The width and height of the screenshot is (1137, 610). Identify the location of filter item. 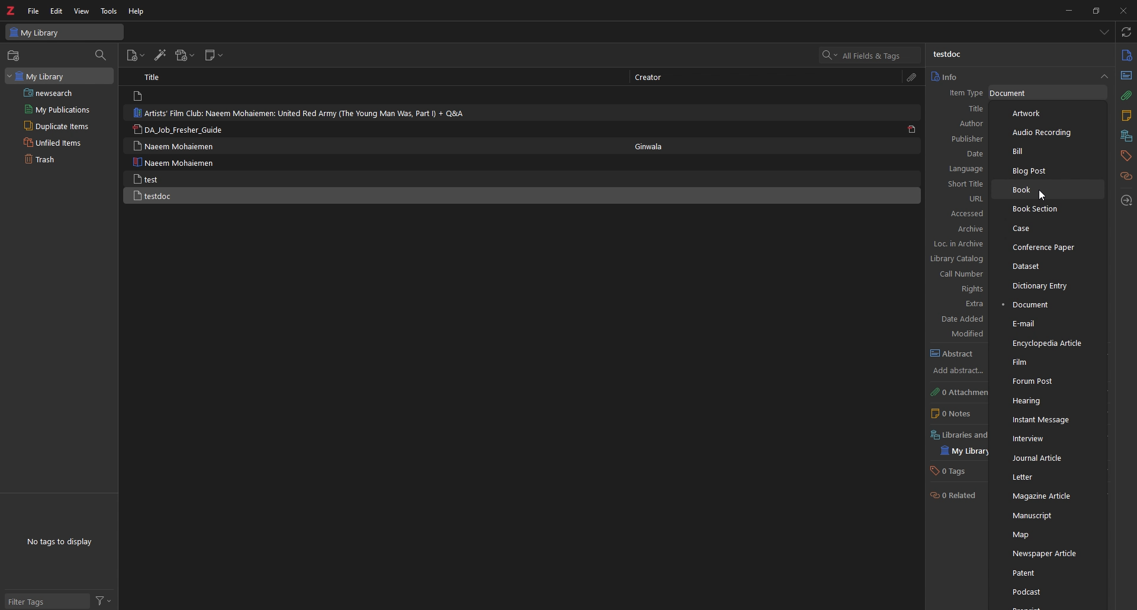
(101, 56).